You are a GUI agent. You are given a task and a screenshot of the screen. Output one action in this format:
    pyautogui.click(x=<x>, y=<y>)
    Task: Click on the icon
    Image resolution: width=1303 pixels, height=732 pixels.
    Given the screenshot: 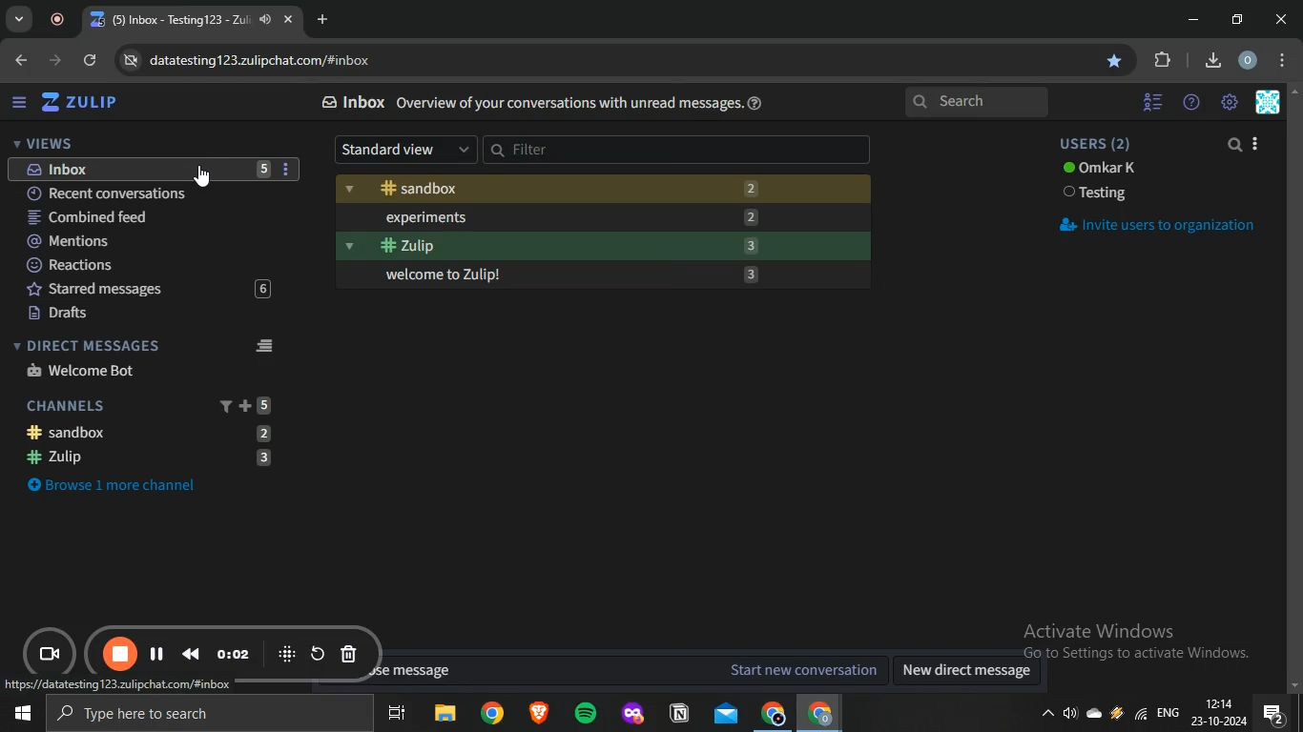 What is the action you would take?
    pyautogui.click(x=52, y=656)
    